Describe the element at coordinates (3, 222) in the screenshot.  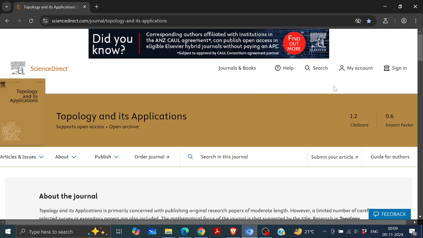
I see `Move left` at that location.